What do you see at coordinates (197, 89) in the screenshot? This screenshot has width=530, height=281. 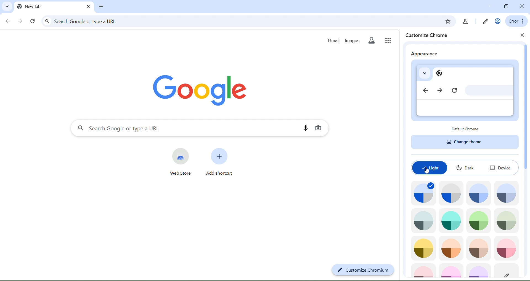 I see `google` at bounding box center [197, 89].